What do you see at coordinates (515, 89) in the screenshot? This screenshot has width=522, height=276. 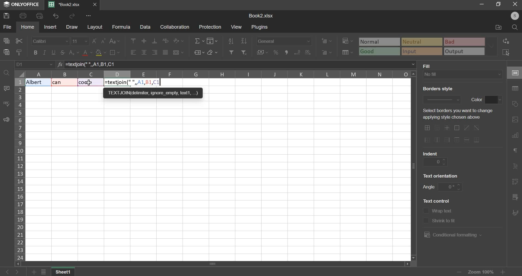 I see `table` at bounding box center [515, 89].